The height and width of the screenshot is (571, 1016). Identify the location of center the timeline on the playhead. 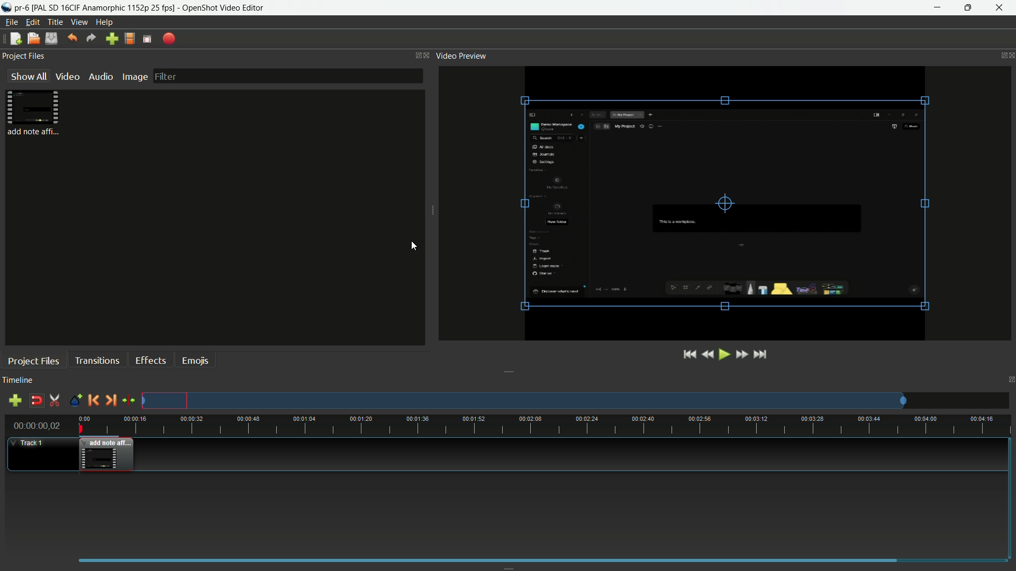
(129, 400).